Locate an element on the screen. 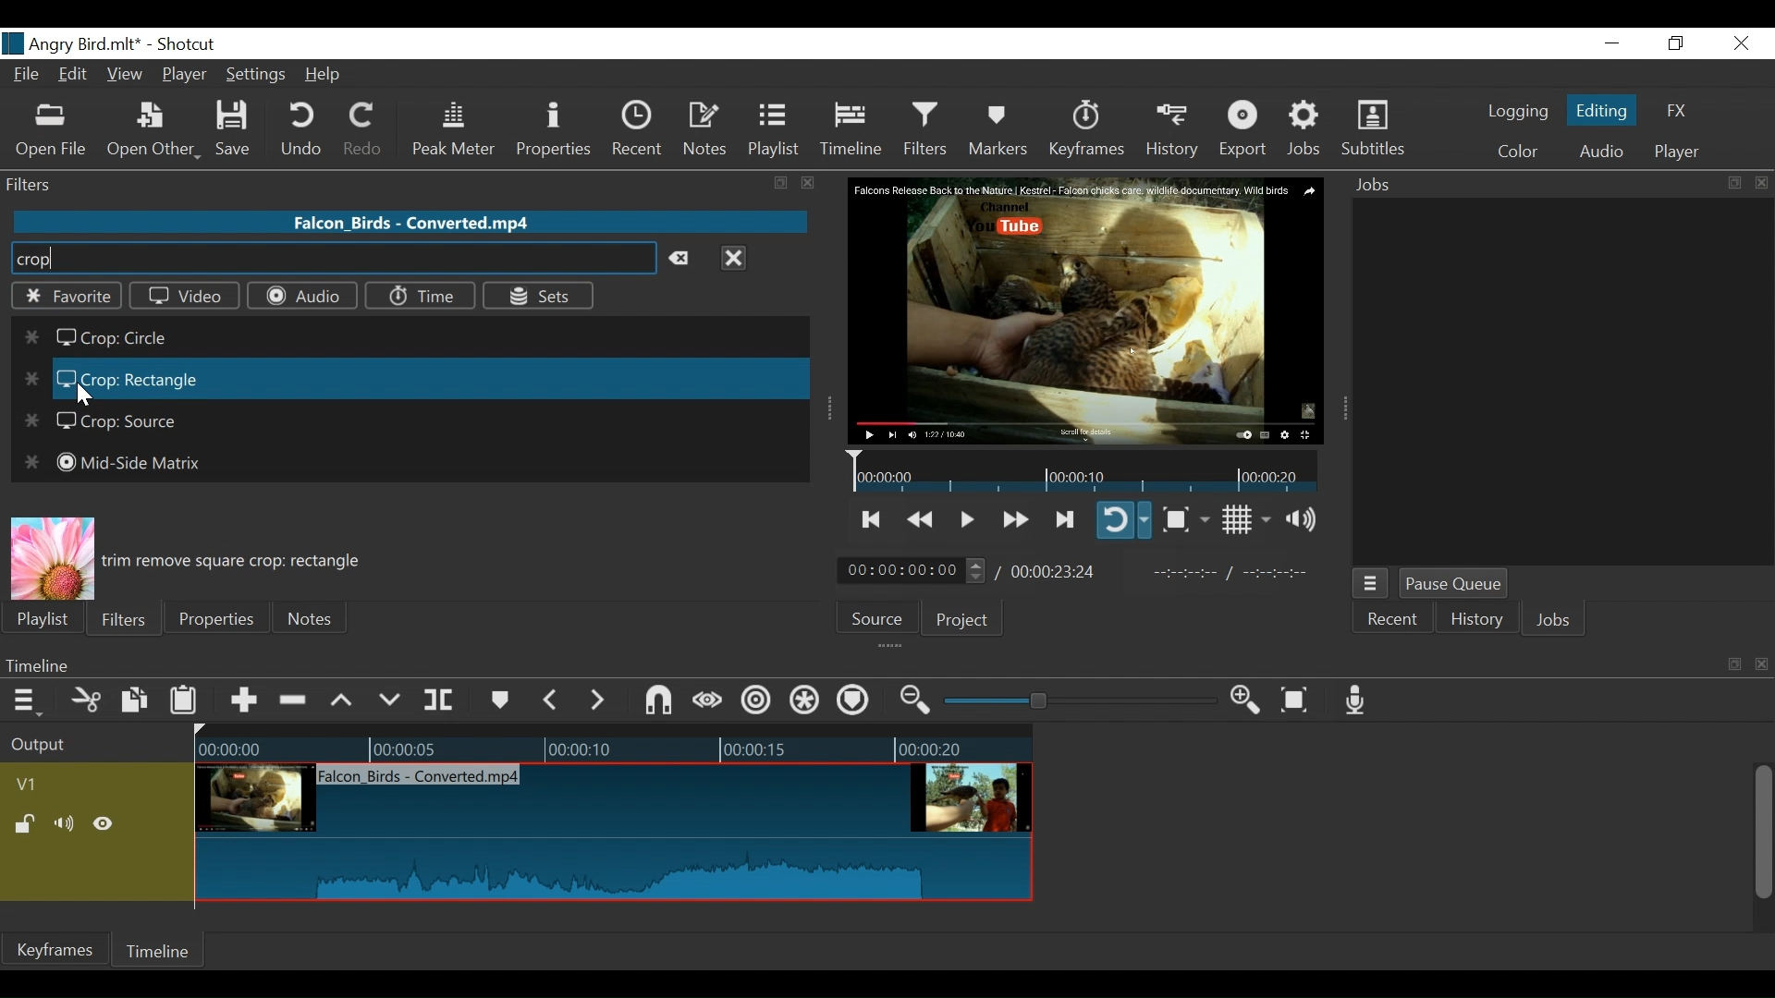 Image resolution: width=1775 pixels, height=998 pixels. Show volume control is located at coordinates (1308, 519).